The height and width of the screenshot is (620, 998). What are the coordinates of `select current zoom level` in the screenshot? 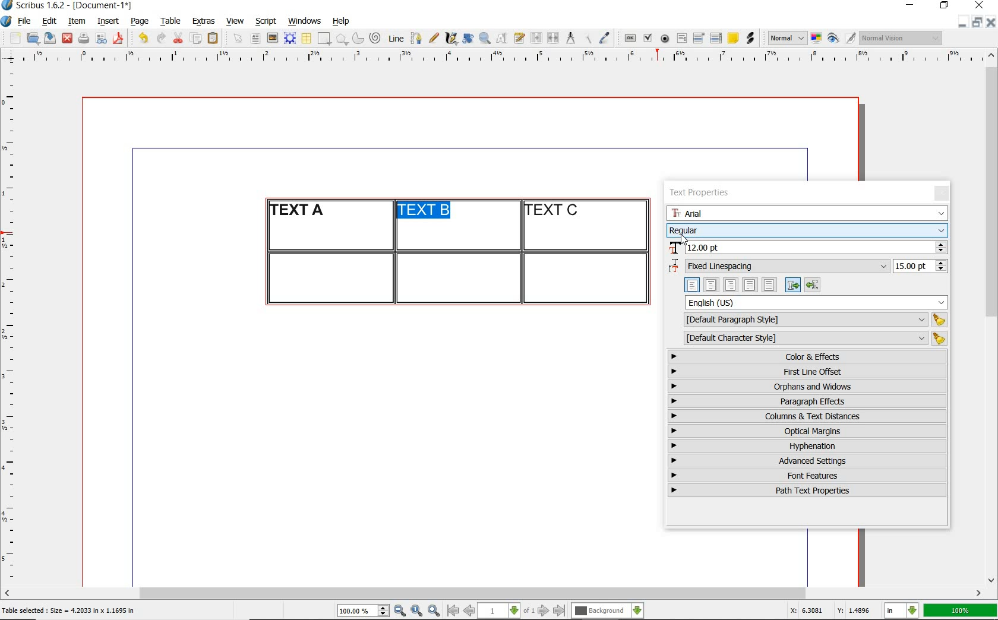 It's located at (364, 610).